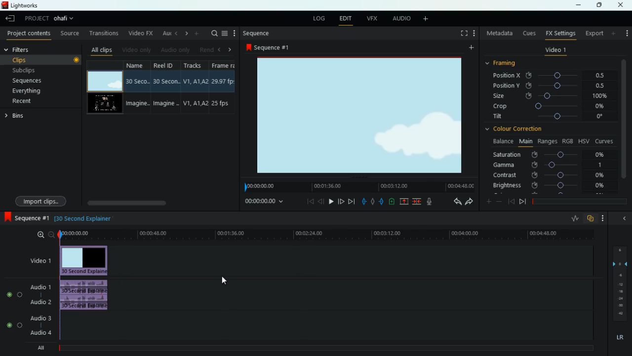 The image size is (632, 356). What do you see at coordinates (329, 349) in the screenshot?
I see `Timeline` at bounding box center [329, 349].